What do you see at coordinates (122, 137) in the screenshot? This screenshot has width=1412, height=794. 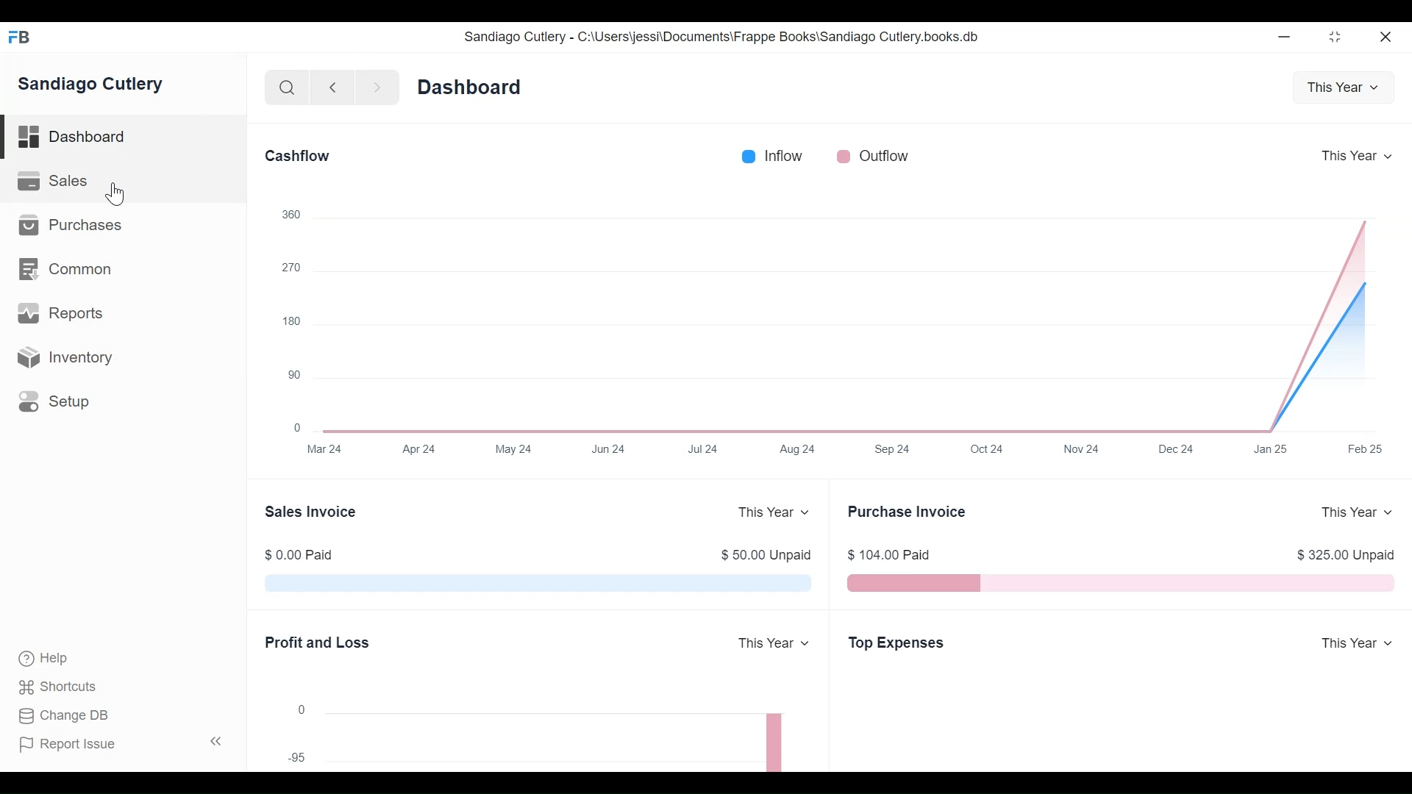 I see `Dashboard` at bounding box center [122, 137].